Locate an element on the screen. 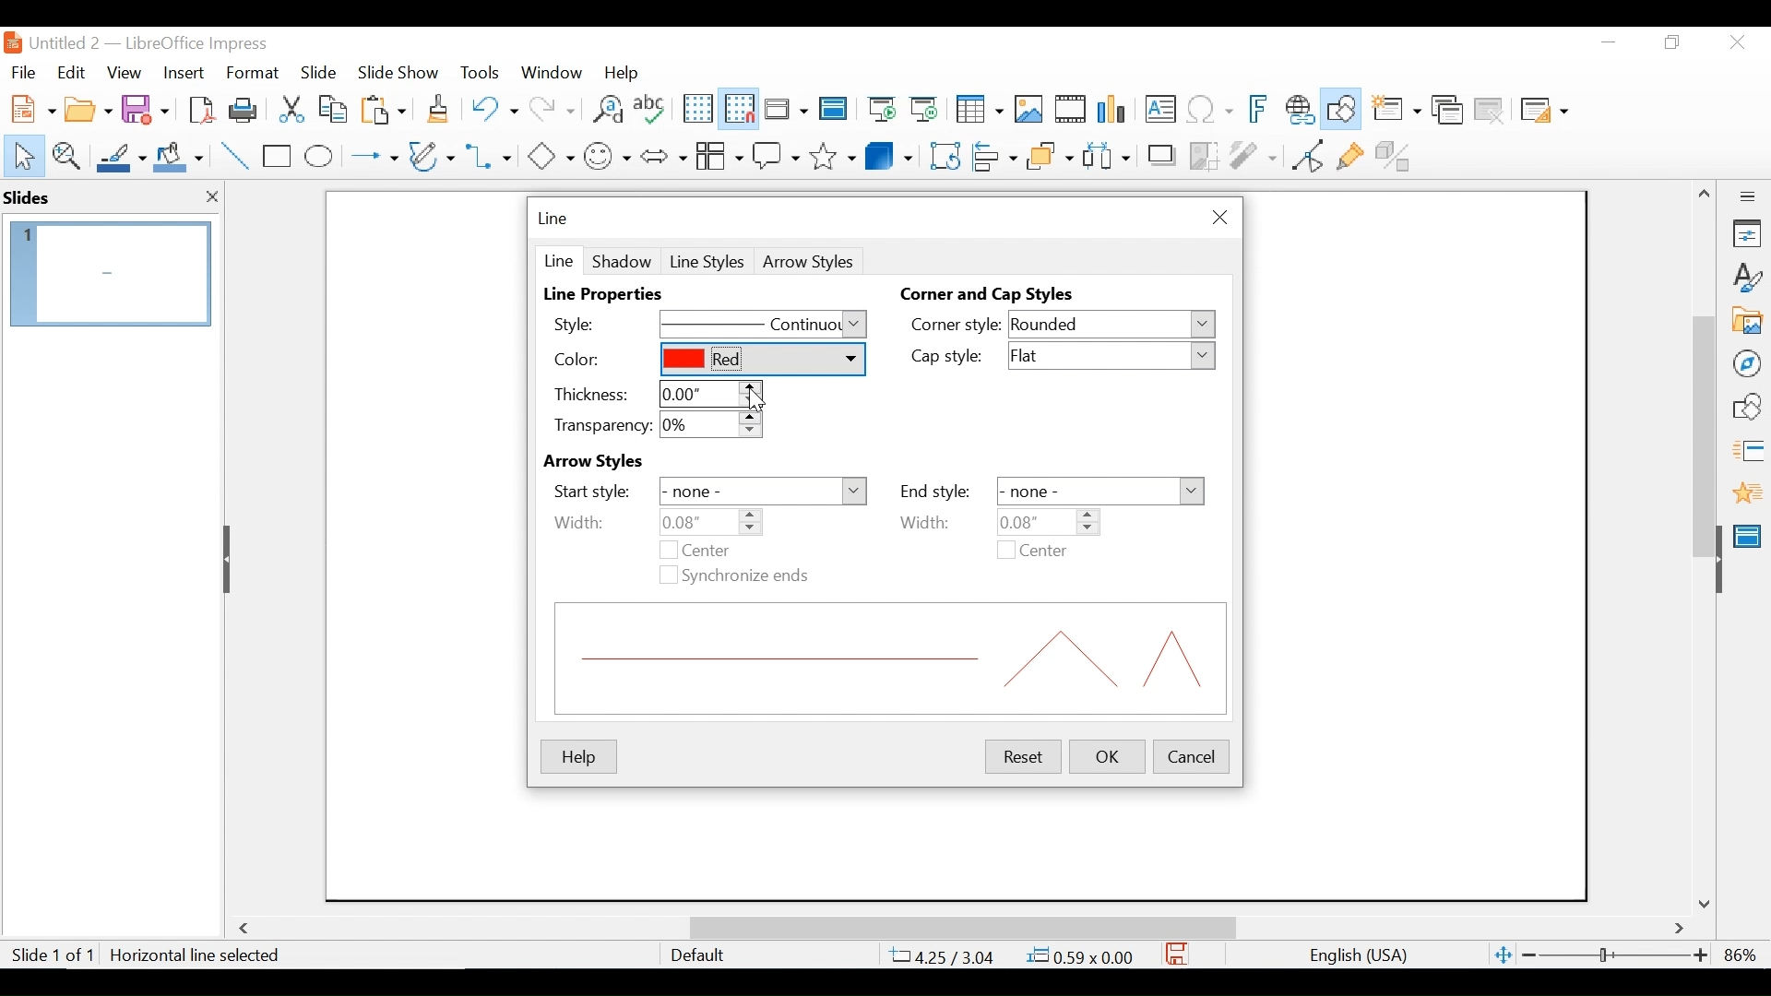  Callout is located at coordinates (776, 154).